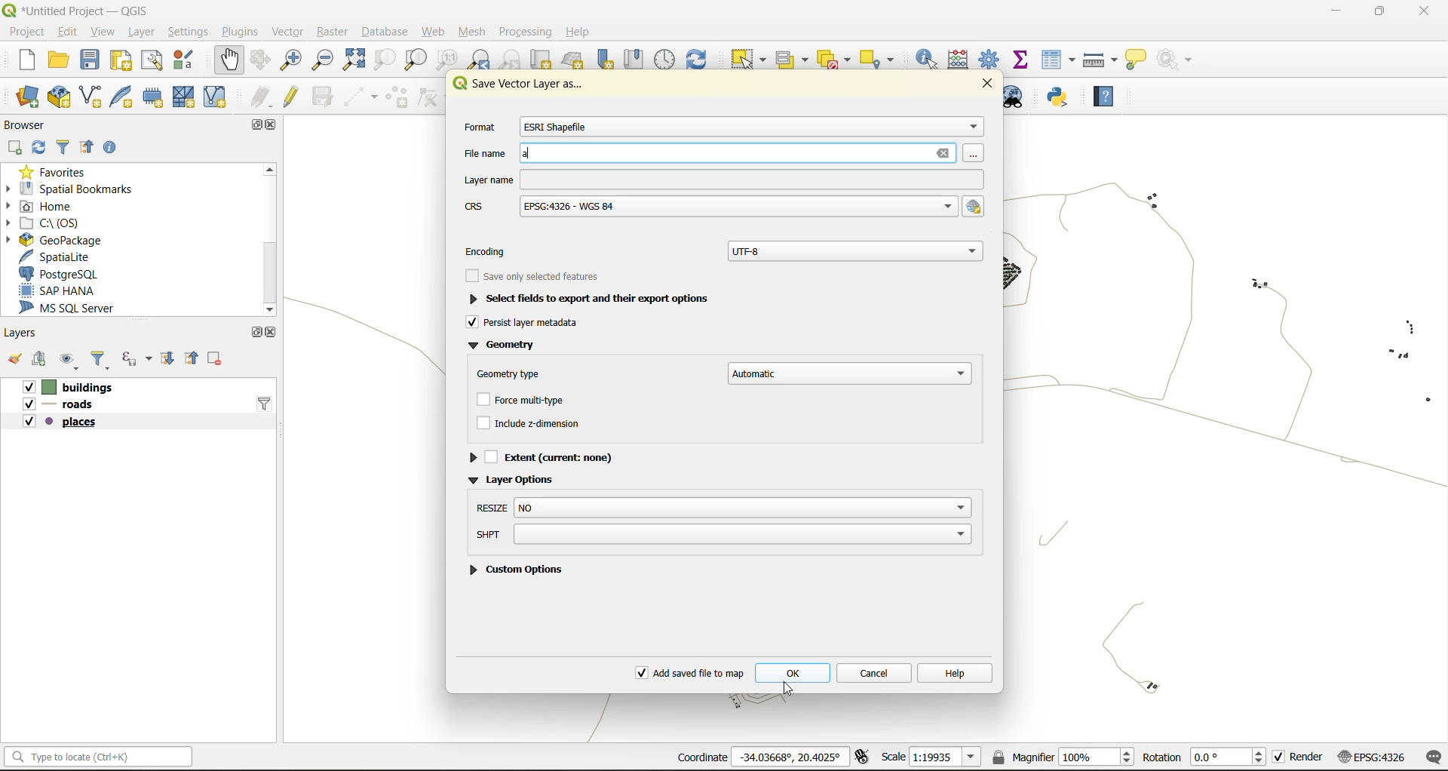  What do you see at coordinates (716, 155) in the screenshot?
I see `File name` at bounding box center [716, 155].